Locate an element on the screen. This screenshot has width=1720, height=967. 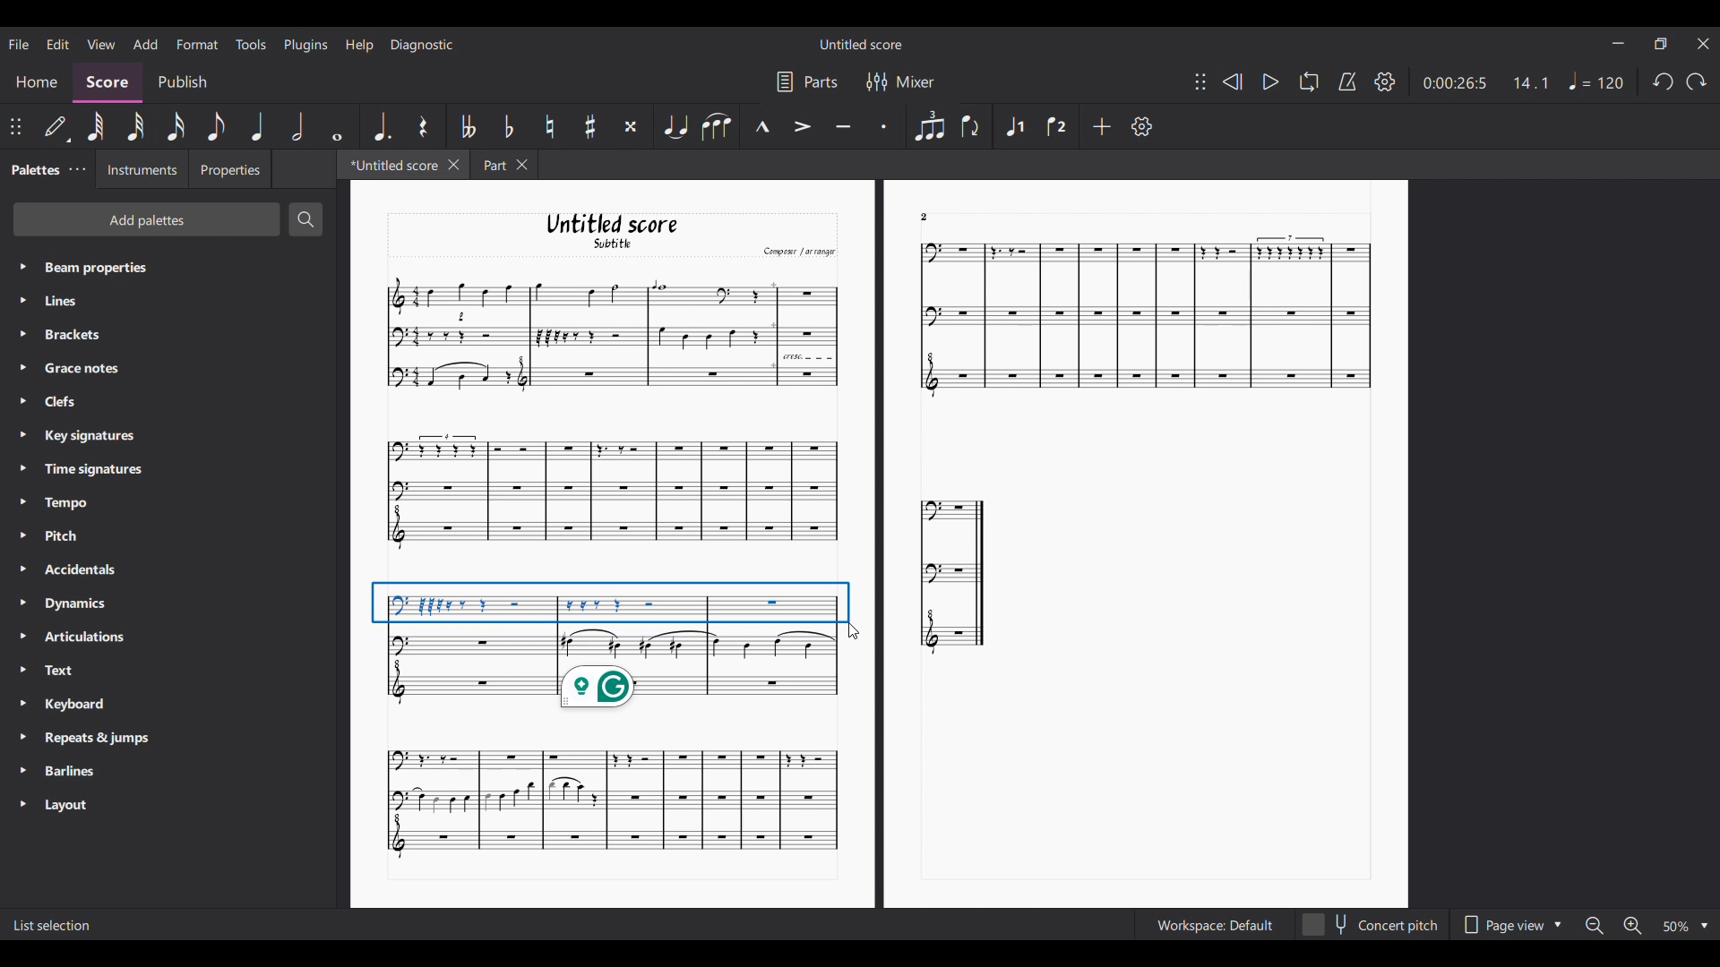
Close current tab is located at coordinates (454, 164).